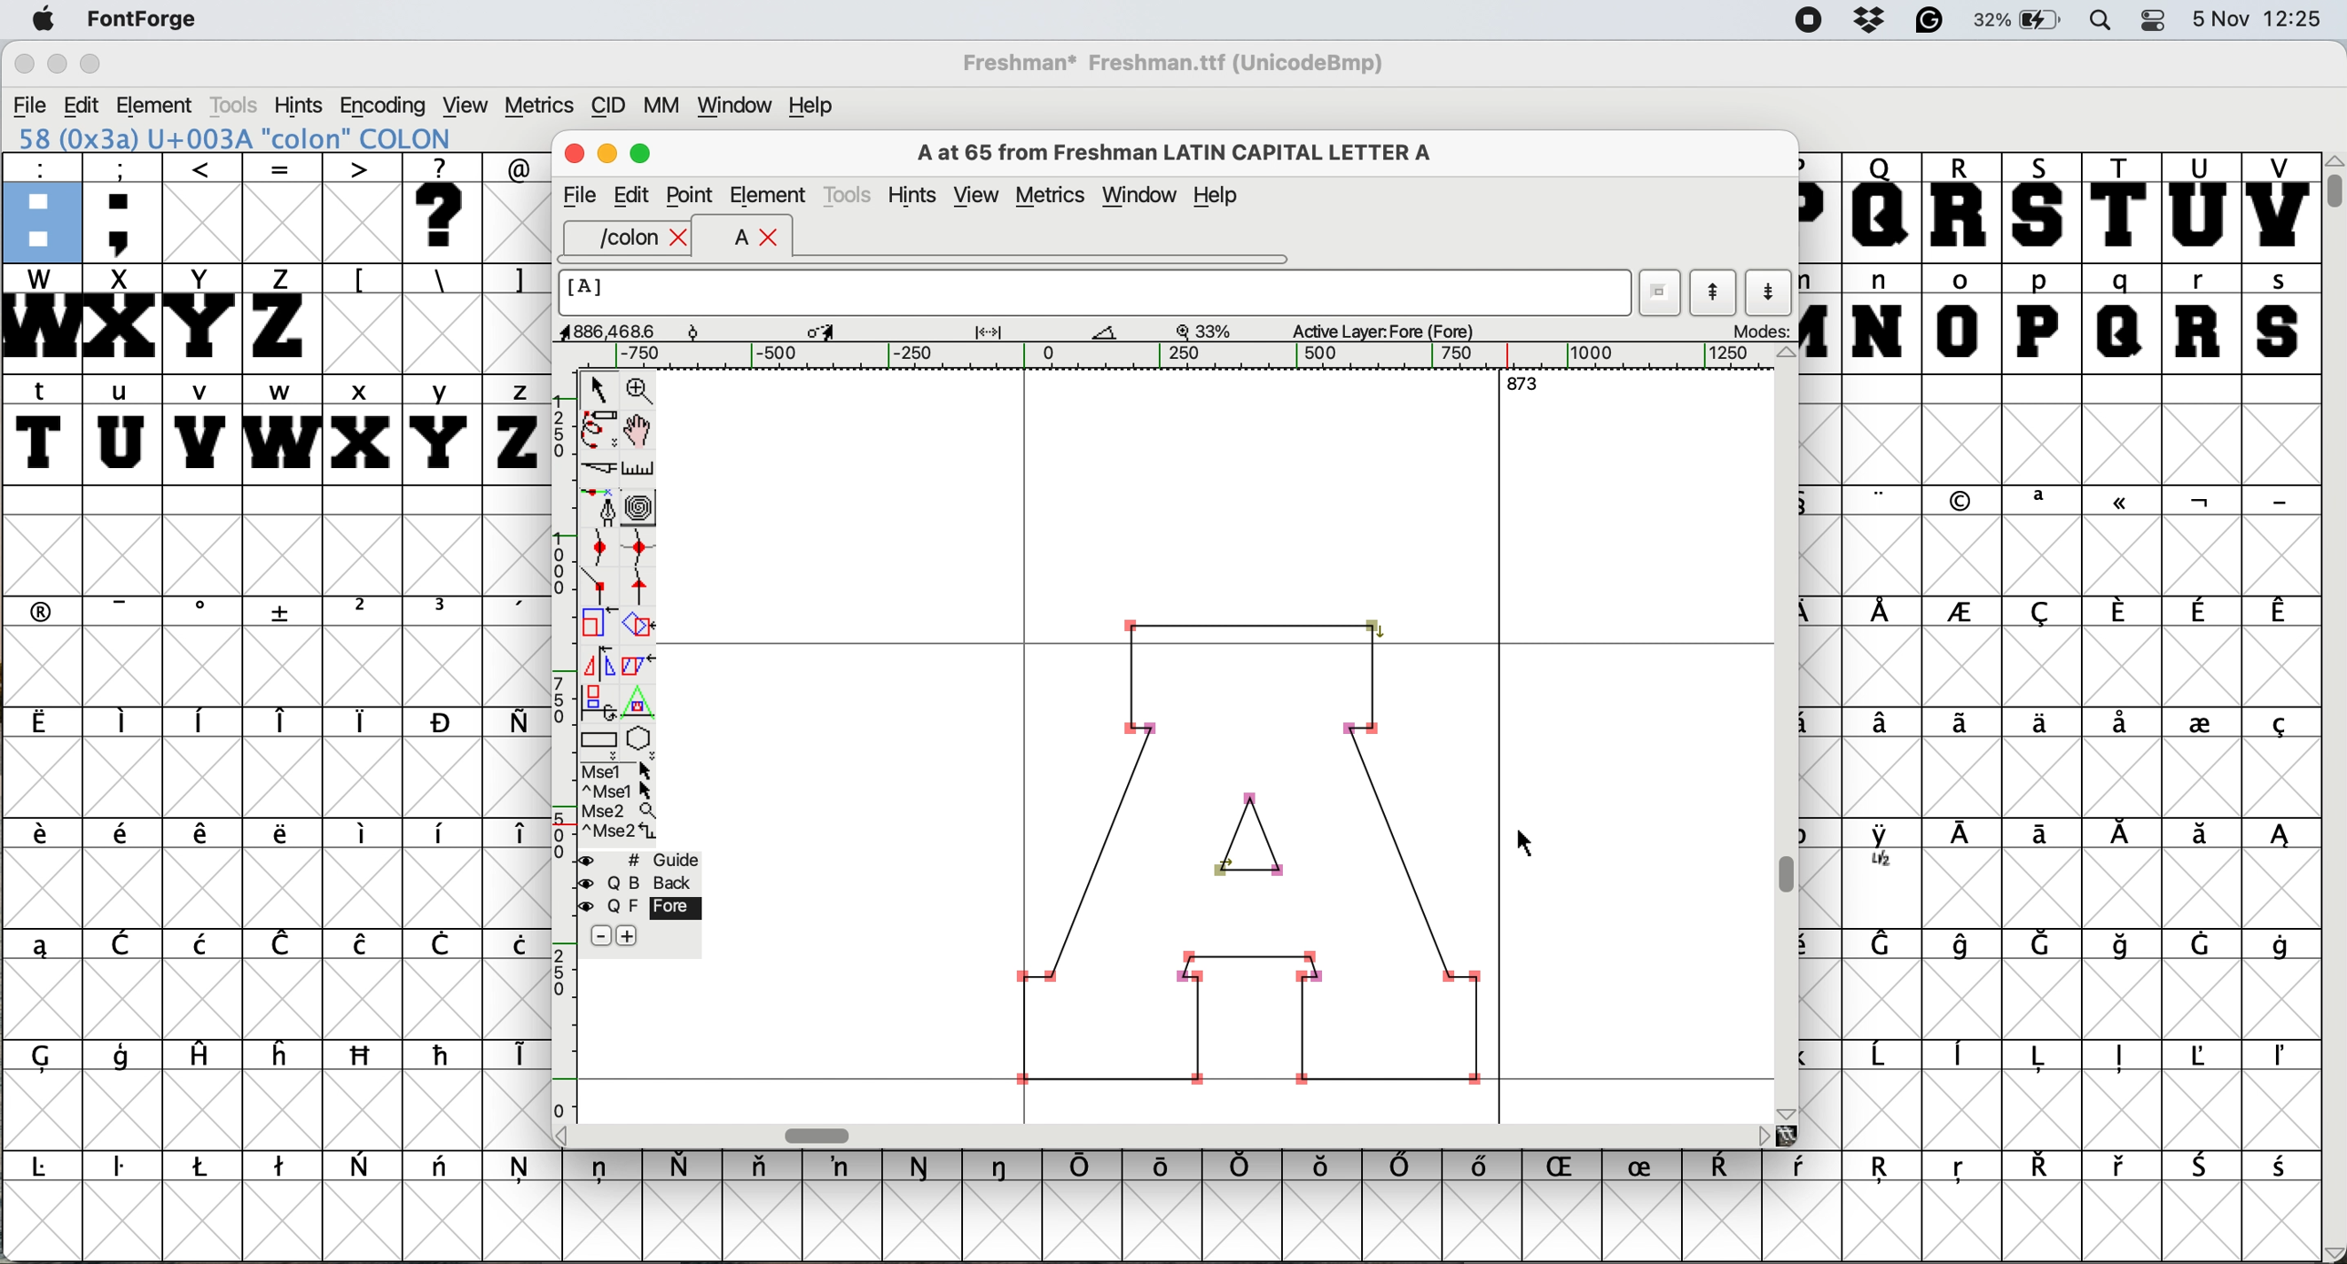 The image size is (2347, 1264). What do you see at coordinates (851, 194) in the screenshot?
I see `tools` at bounding box center [851, 194].